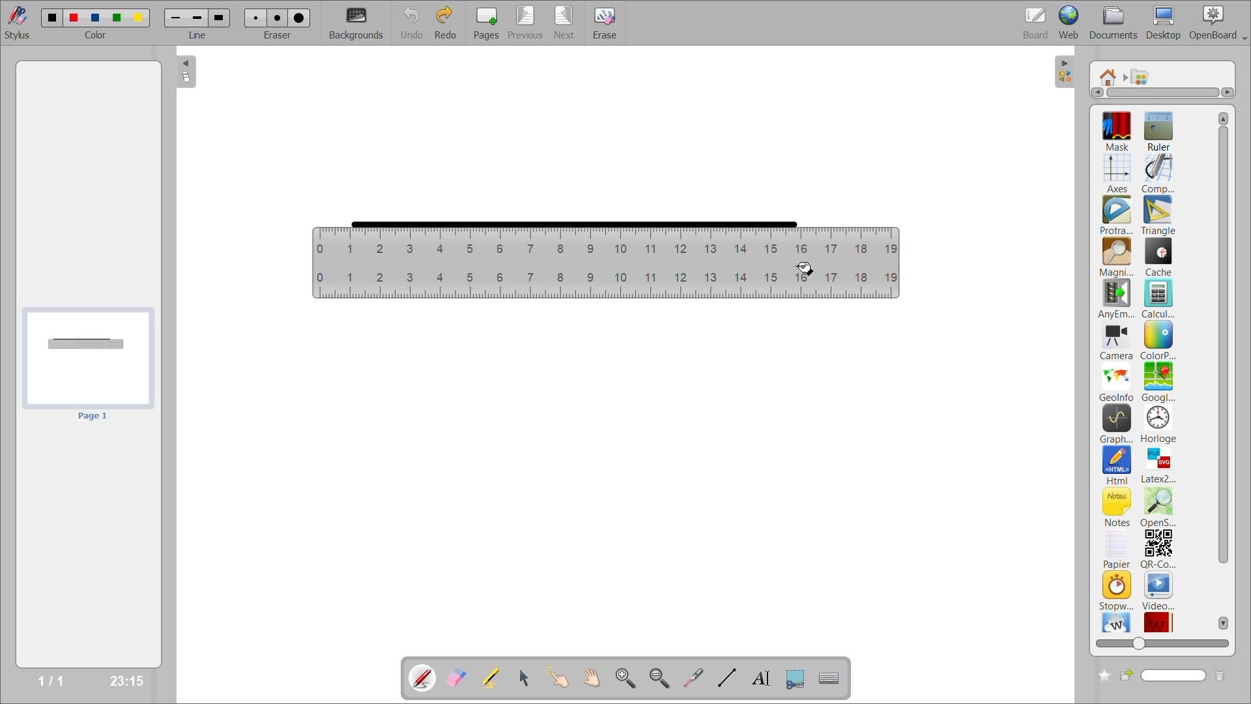 Image resolution: width=1251 pixels, height=704 pixels. Describe the element at coordinates (278, 35) in the screenshot. I see `eraser` at that location.